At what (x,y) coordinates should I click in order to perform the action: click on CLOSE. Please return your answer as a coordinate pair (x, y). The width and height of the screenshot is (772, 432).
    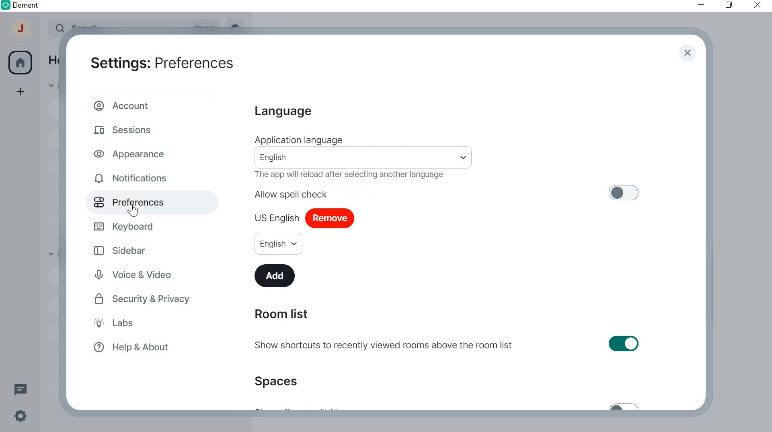
    Looking at the image, I should click on (755, 4).